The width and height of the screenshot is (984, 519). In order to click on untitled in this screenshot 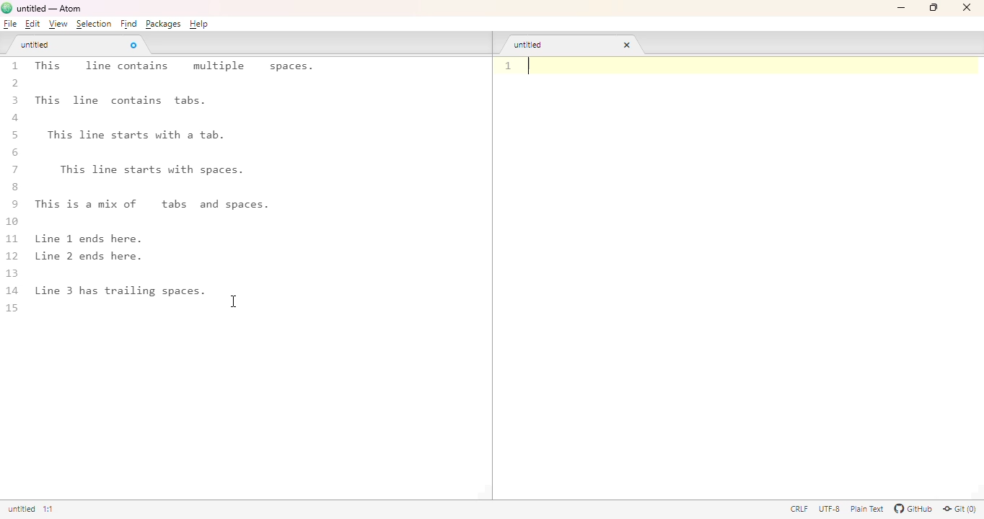, I will do `click(19, 510)`.